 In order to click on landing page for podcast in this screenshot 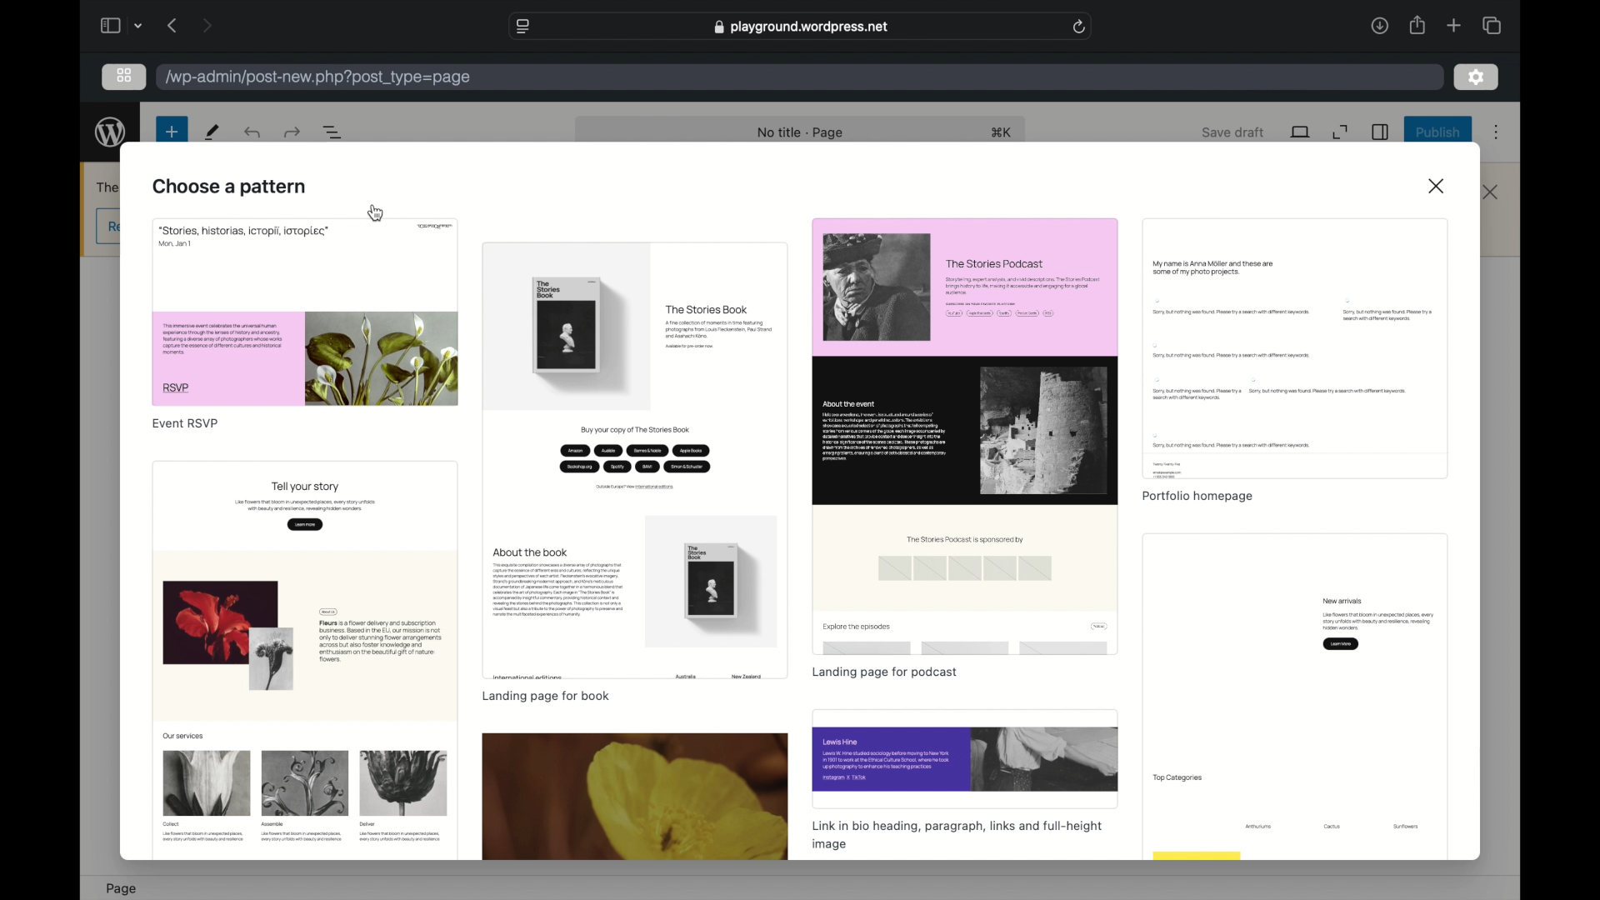, I will do `click(885, 672)`.